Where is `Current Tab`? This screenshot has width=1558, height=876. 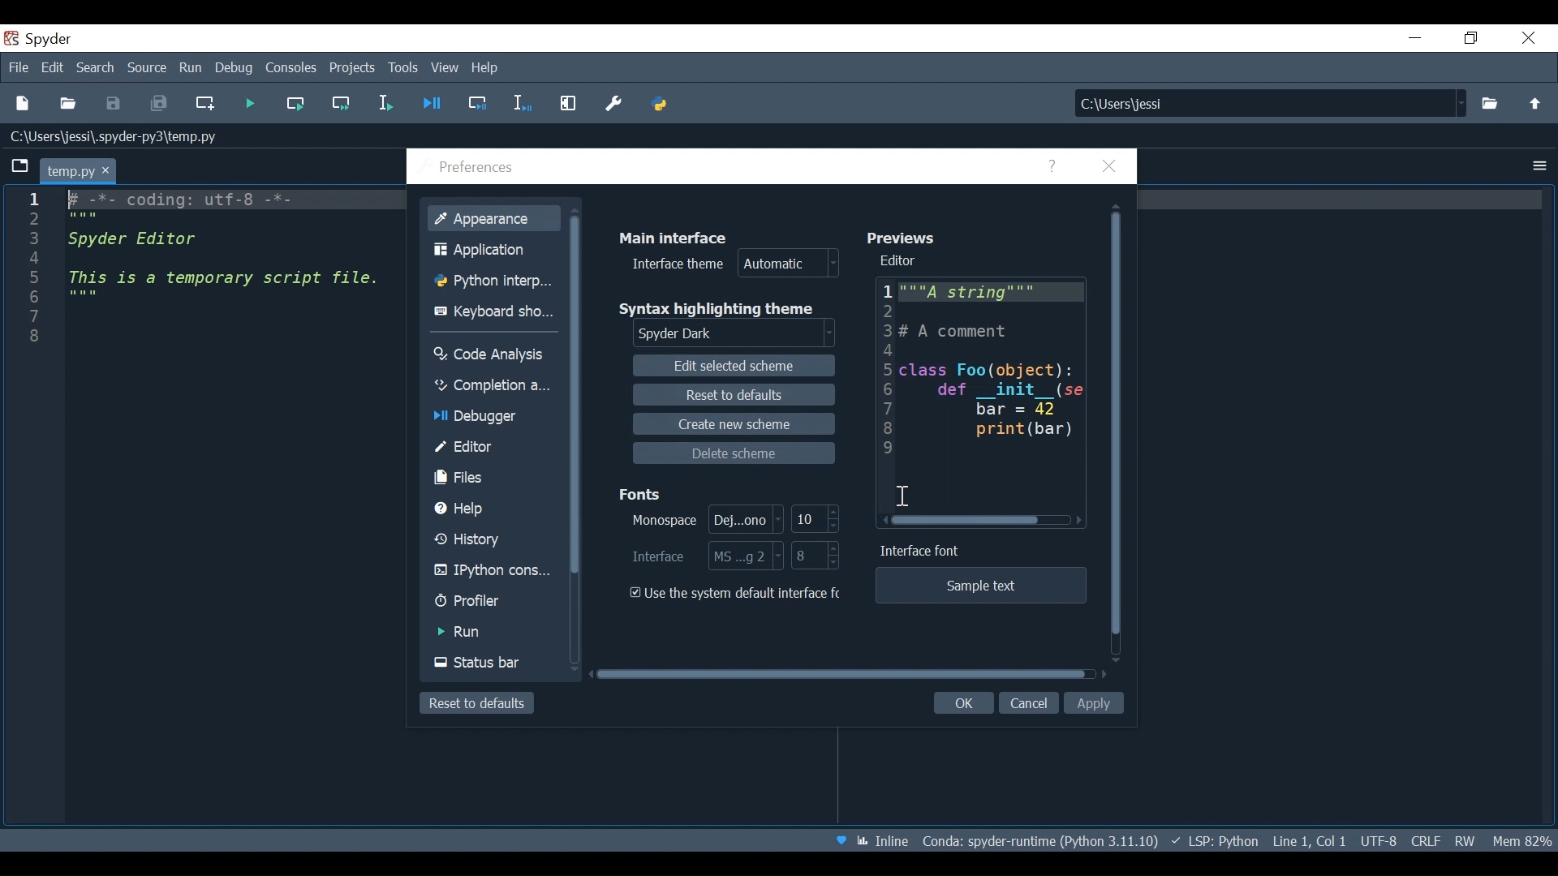 Current Tab is located at coordinates (76, 169).